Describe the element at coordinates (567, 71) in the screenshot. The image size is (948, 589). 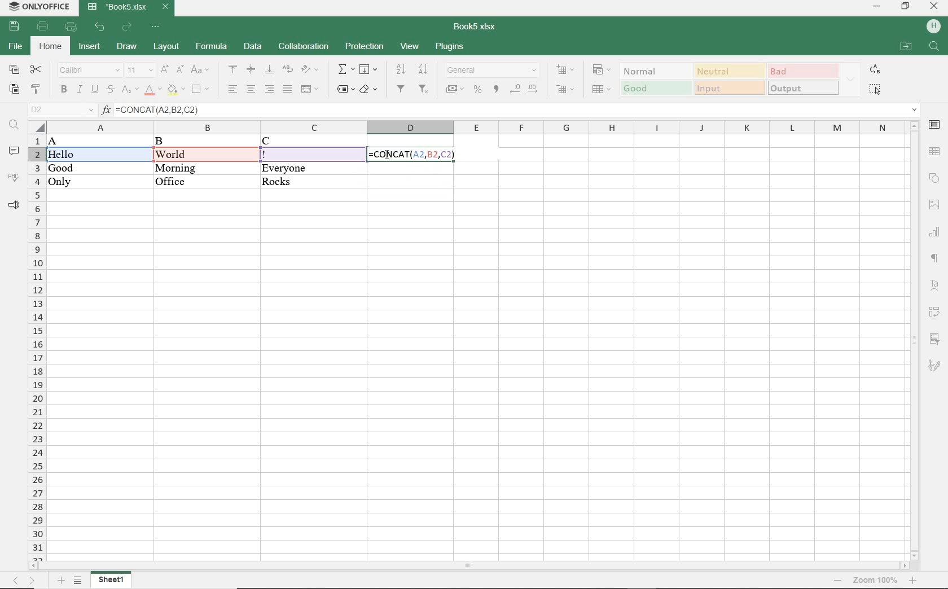
I see `INSERT CELLS` at that location.